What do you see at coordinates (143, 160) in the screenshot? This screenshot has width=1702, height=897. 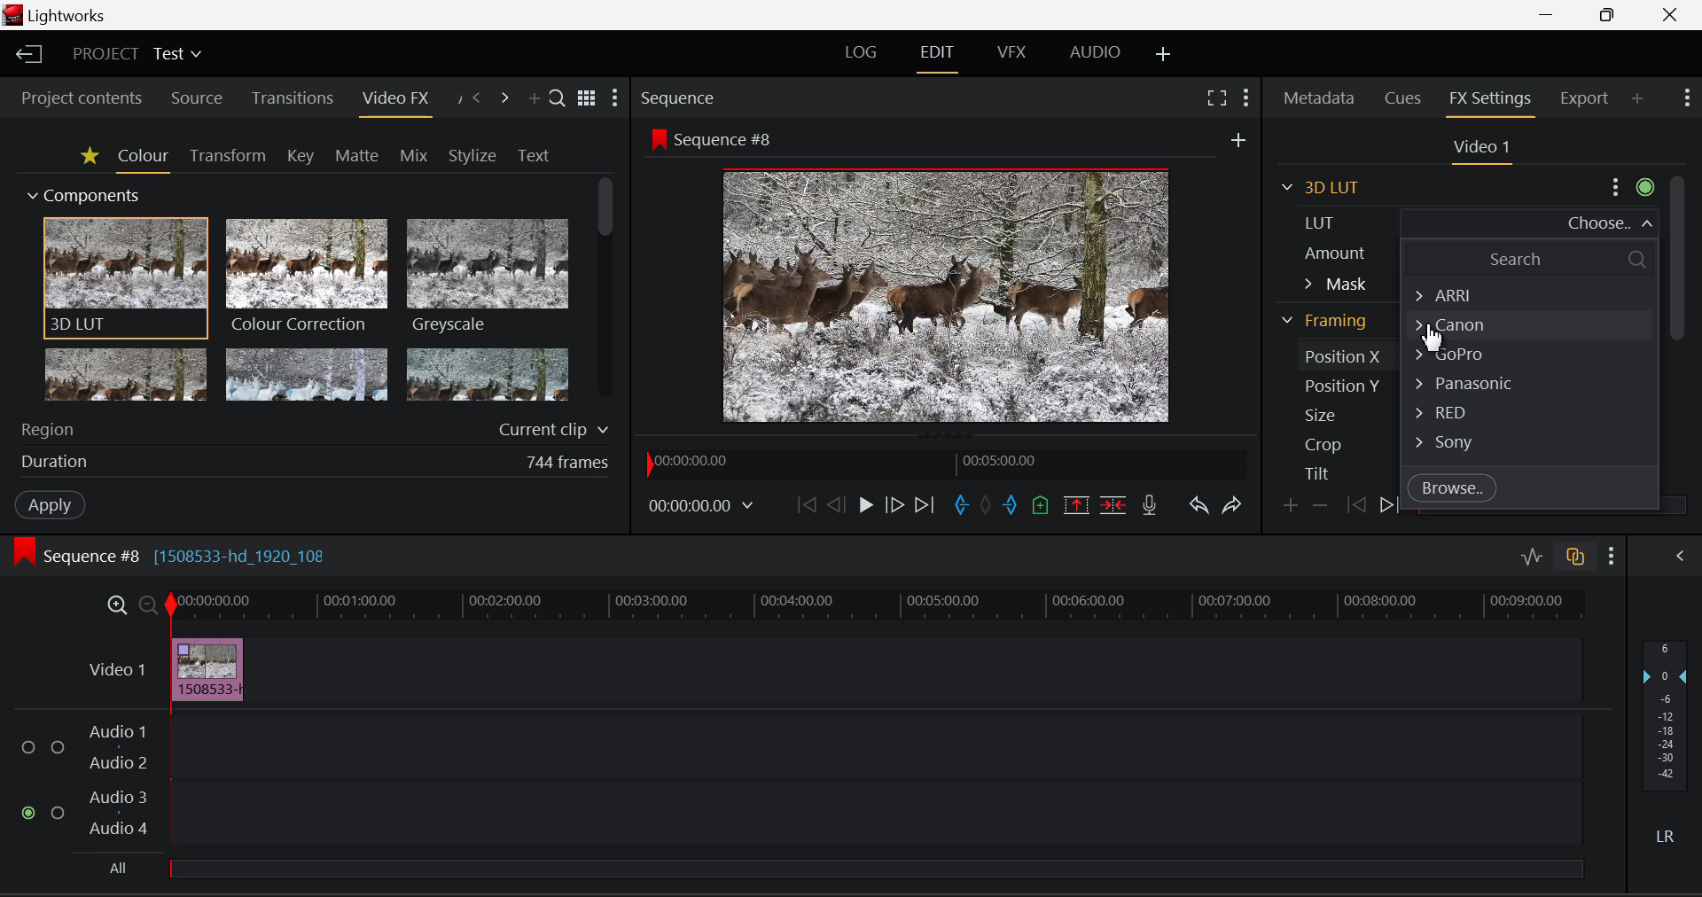 I see `Colour Tab Open` at bounding box center [143, 160].